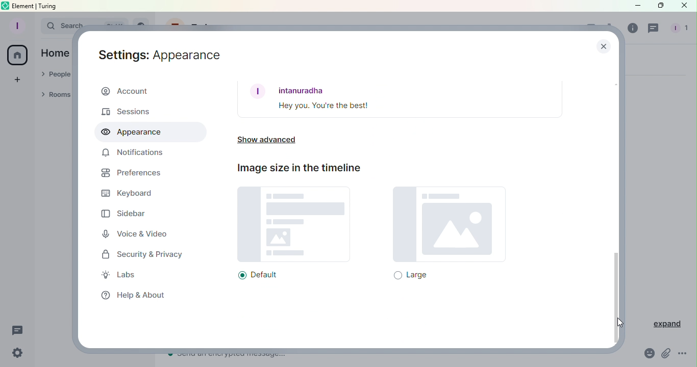 Image resolution: width=697 pixels, height=367 pixels. I want to click on Notifications, so click(133, 154).